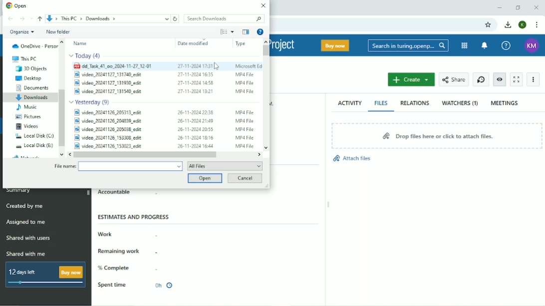  What do you see at coordinates (263, 5) in the screenshot?
I see `Close` at bounding box center [263, 5].